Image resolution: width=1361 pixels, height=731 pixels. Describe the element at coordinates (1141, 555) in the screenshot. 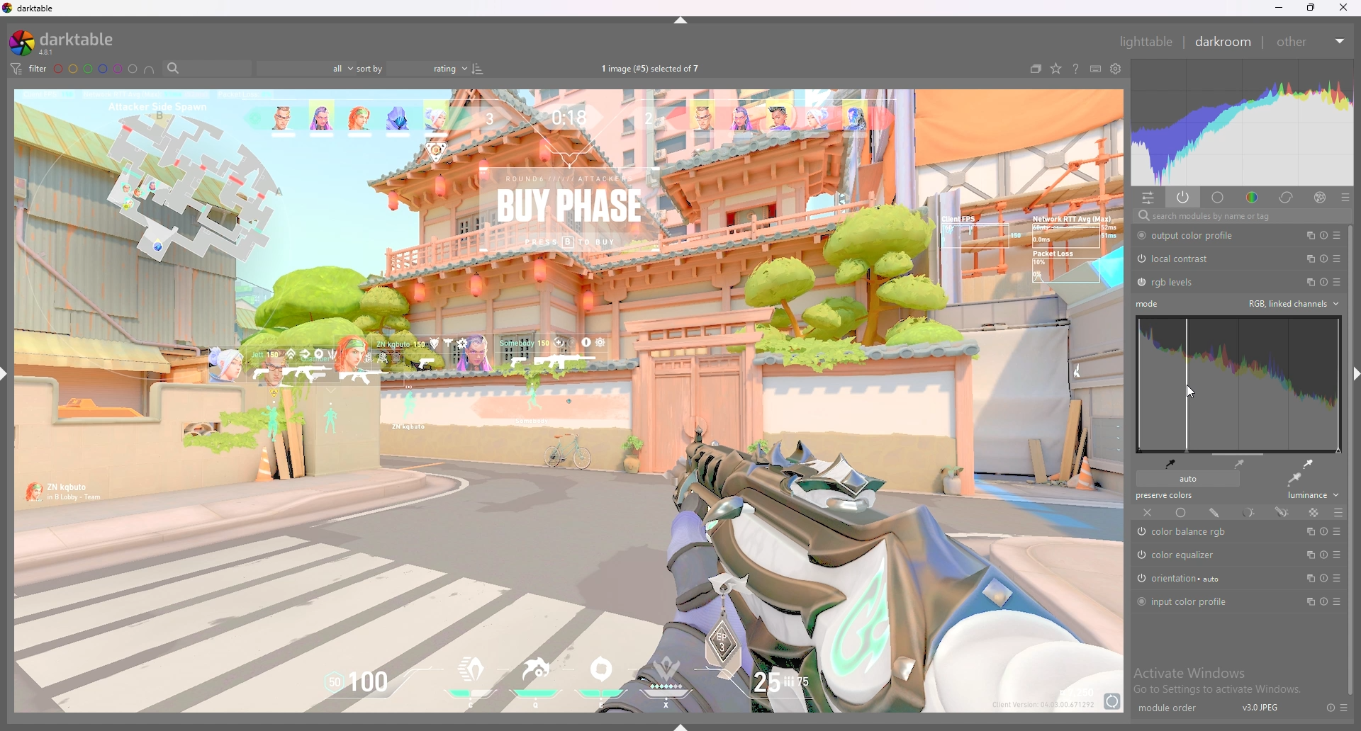

I see `switched on` at that location.